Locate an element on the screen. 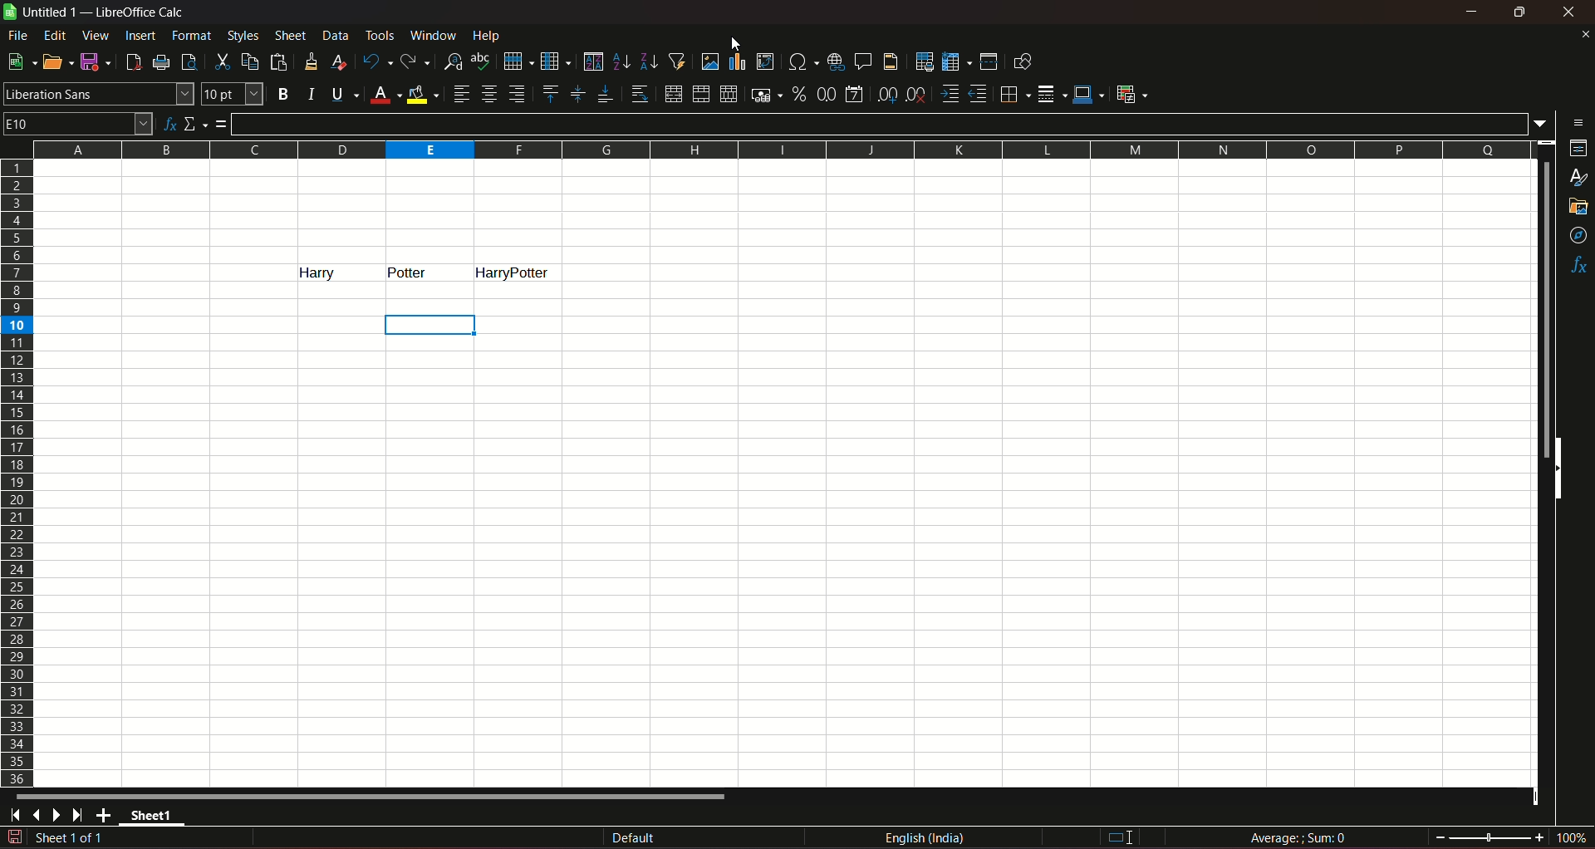 The width and height of the screenshot is (1595, 849). font color is located at coordinates (385, 96).